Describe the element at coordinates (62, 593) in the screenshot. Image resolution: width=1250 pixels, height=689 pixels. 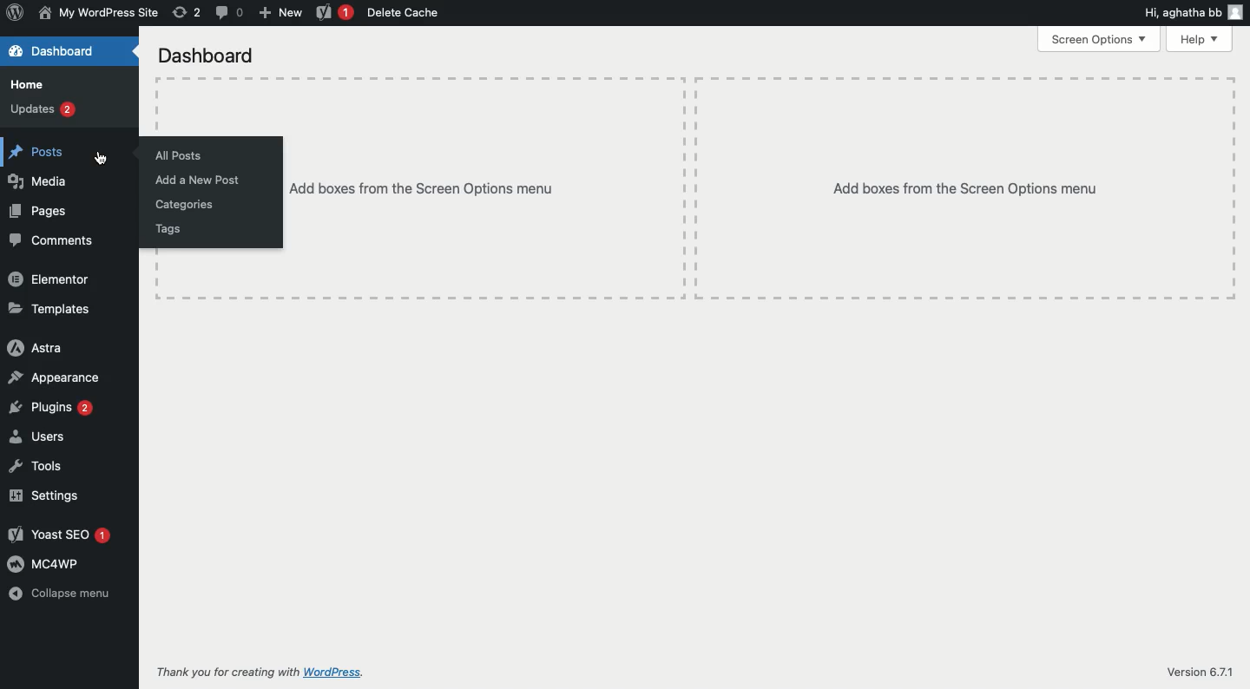
I see `Collapse menu` at that location.